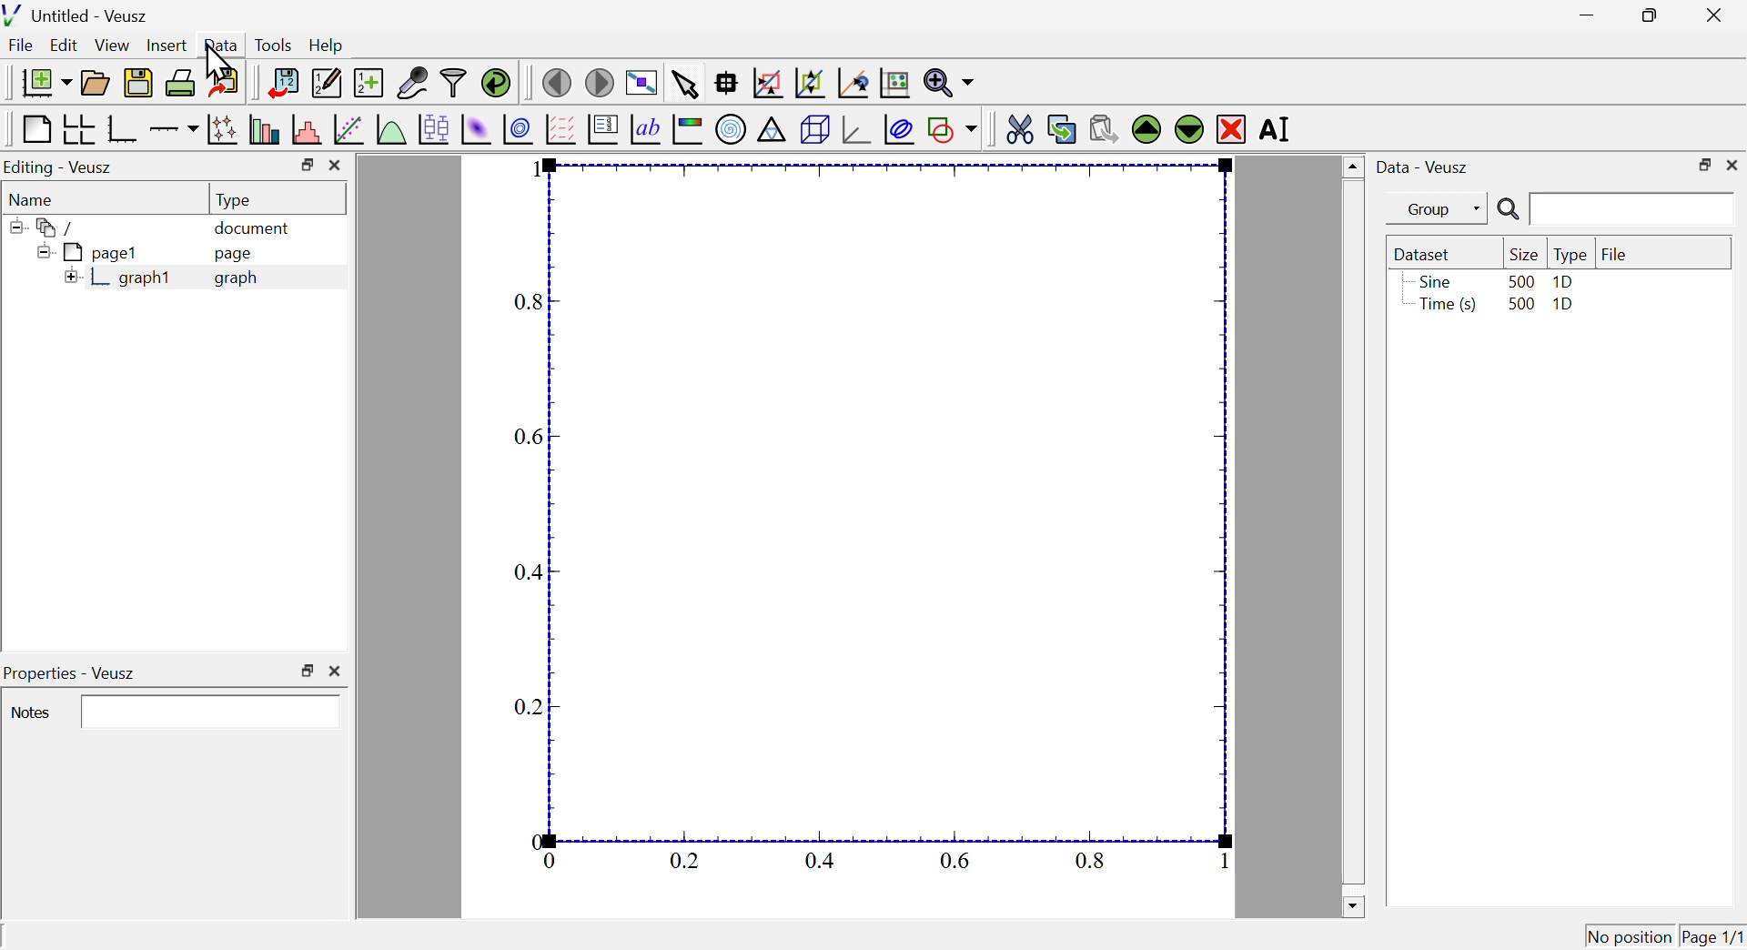 The width and height of the screenshot is (1747, 950). What do you see at coordinates (953, 129) in the screenshot?
I see `add a shape to the plot` at bounding box center [953, 129].